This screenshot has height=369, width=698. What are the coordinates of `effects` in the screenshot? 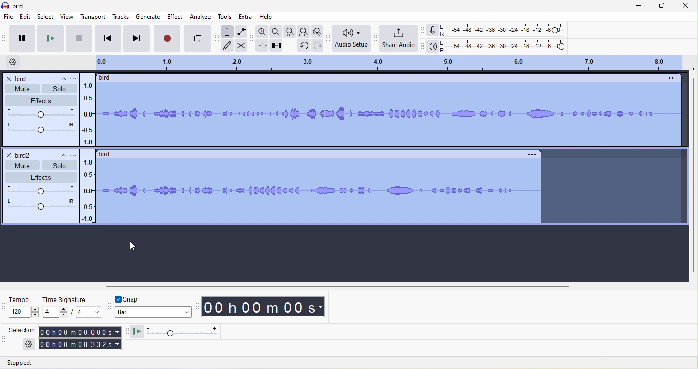 It's located at (41, 100).